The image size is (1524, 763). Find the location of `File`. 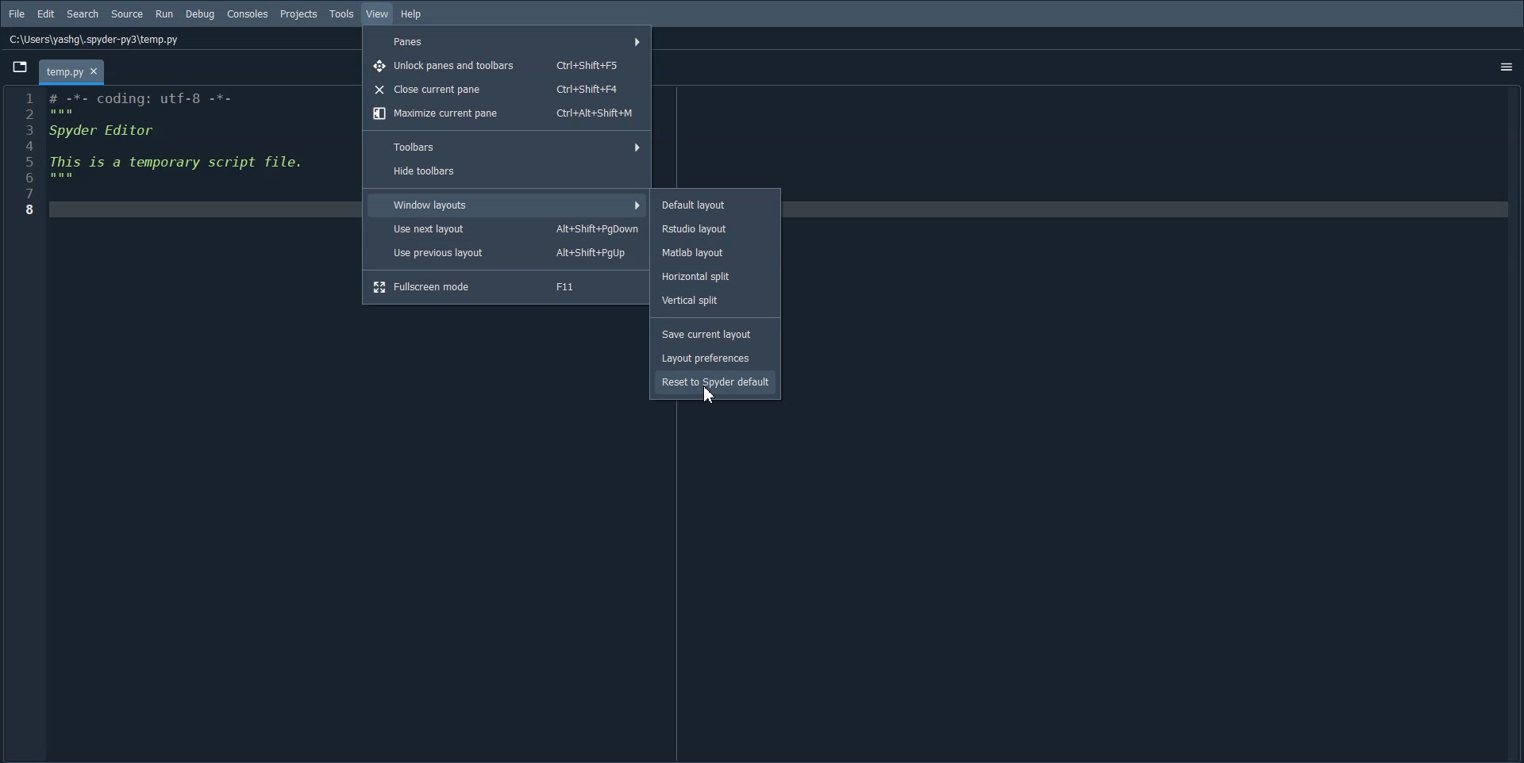

File is located at coordinates (16, 14).